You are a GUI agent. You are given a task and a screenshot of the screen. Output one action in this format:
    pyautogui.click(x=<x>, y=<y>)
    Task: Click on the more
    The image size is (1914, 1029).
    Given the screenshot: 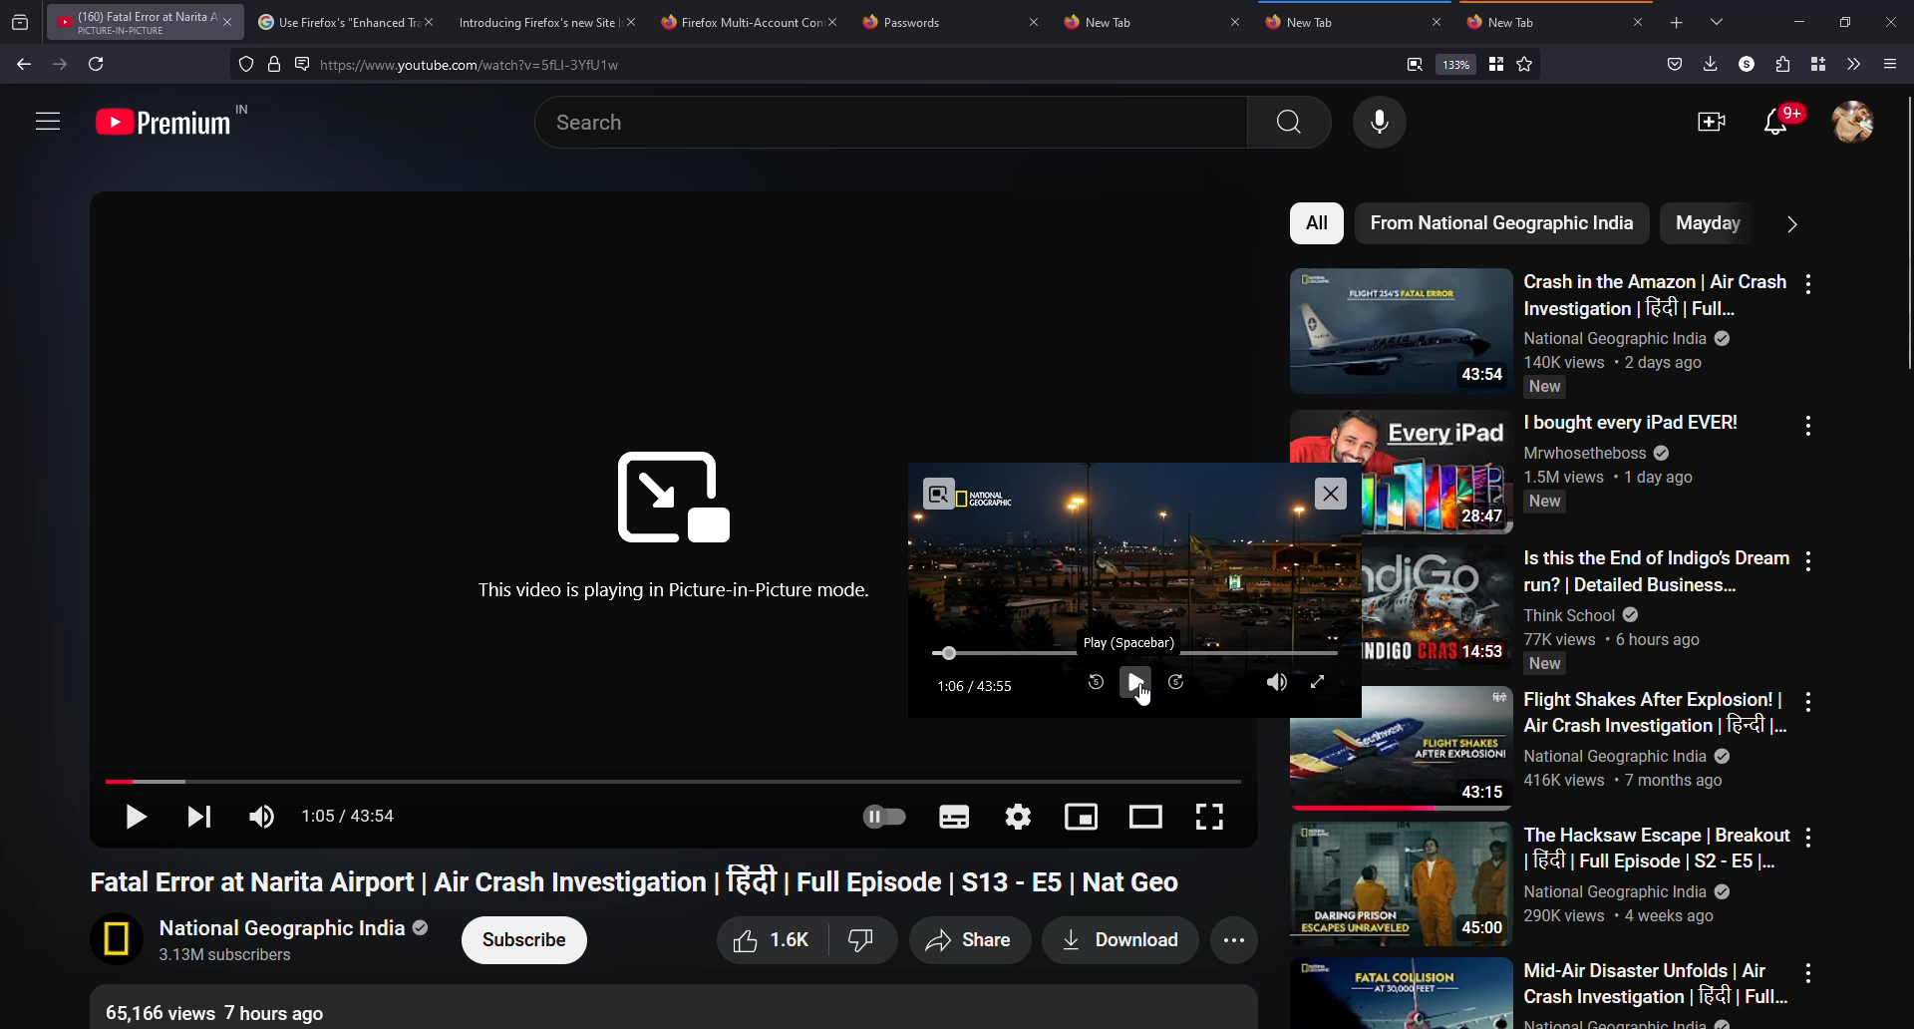 What is the action you would take?
    pyautogui.click(x=1809, y=560)
    